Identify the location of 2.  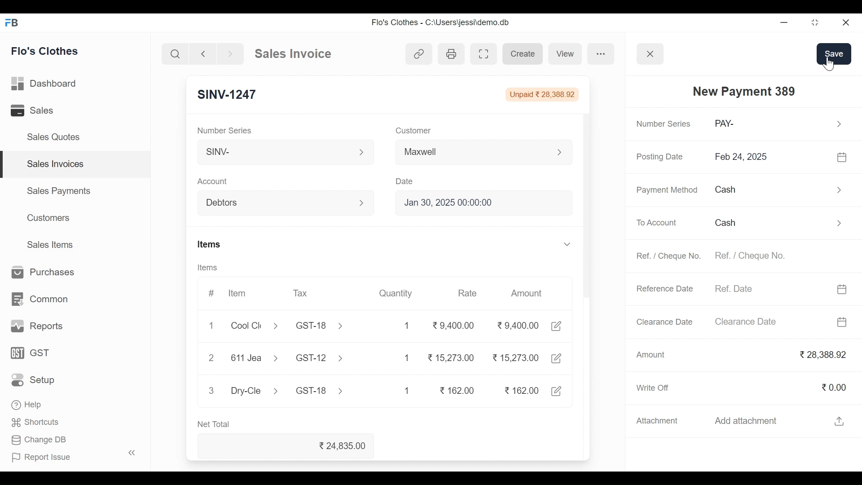
(213, 358).